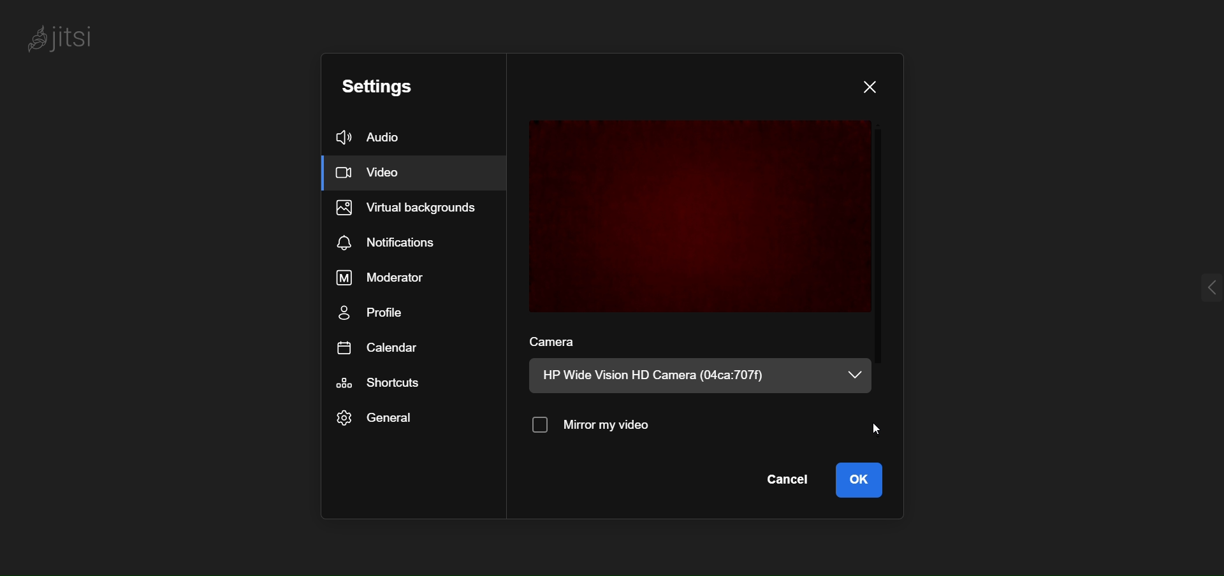 The width and height of the screenshot is (1224, 576). Describe the element at coordinates (594, 426) in the screenshot. I see `mirror my video` at that location.